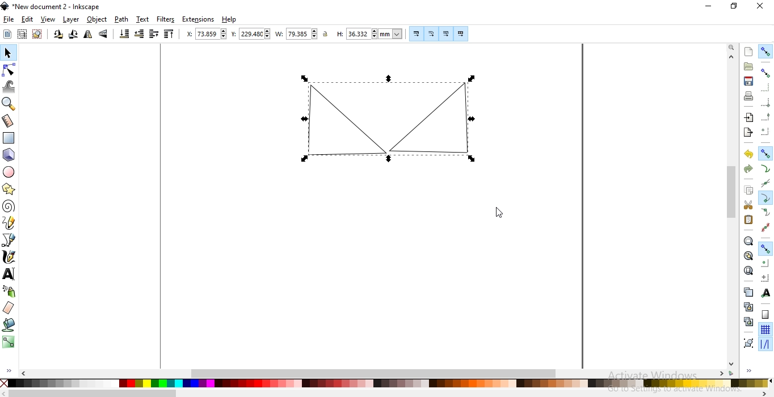 The image size is (774, 397). Describe the element at coordinates (749, 168) in the screenshot. I see `redo the action` at that location.